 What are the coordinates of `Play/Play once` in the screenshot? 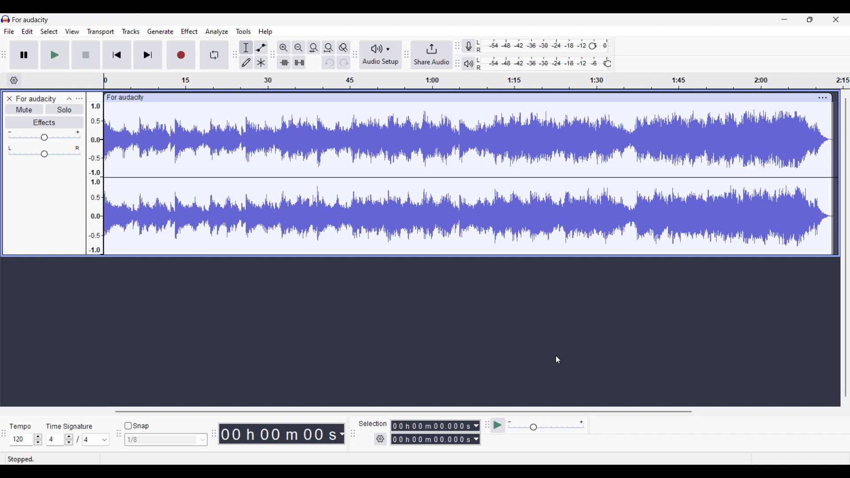 It's located at (55, 54).